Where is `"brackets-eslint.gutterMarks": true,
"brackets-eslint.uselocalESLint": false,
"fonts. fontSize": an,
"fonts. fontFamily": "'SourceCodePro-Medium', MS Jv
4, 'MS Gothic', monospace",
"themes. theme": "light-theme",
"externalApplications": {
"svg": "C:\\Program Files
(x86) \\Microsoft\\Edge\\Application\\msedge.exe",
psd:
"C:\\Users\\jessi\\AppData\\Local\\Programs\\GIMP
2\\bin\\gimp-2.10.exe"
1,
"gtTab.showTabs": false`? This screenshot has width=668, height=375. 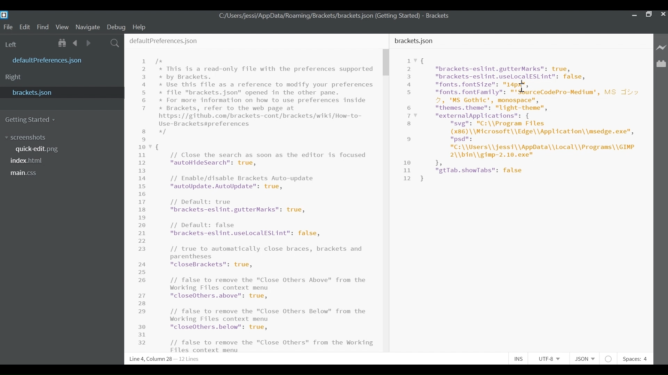
"brackets-eslint.gutterMarks": true,
"brackets-eslint.uselocalESLint": false,
"fonts. fontSize": an,
"fonts. fontFamily": "'SourceCodePro-Medium', MS Jv
4, 'MS Gothic', monospace",
"themes. theme": "light-theme",
"externalApplications": {
"svg": "C:\\Program Files
(x86) \\Microsoft\\Edge\\Application\\msedge.exe",
psd:
"C:\\Users\\jessi\\AppData\\Local\\Programs\\GIMP
2\\bin\\gimp-2.10.exe"
1,
"gtTab.showTabs": false is located at coordinates (531, 119).